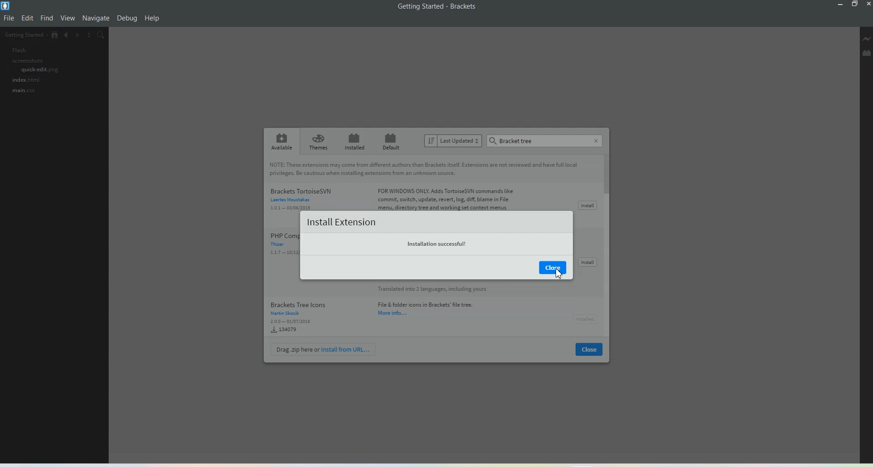  What do you see at coordinates (868, 4) in the screenshot?
I see `Close` at bounding box center [868, 4].